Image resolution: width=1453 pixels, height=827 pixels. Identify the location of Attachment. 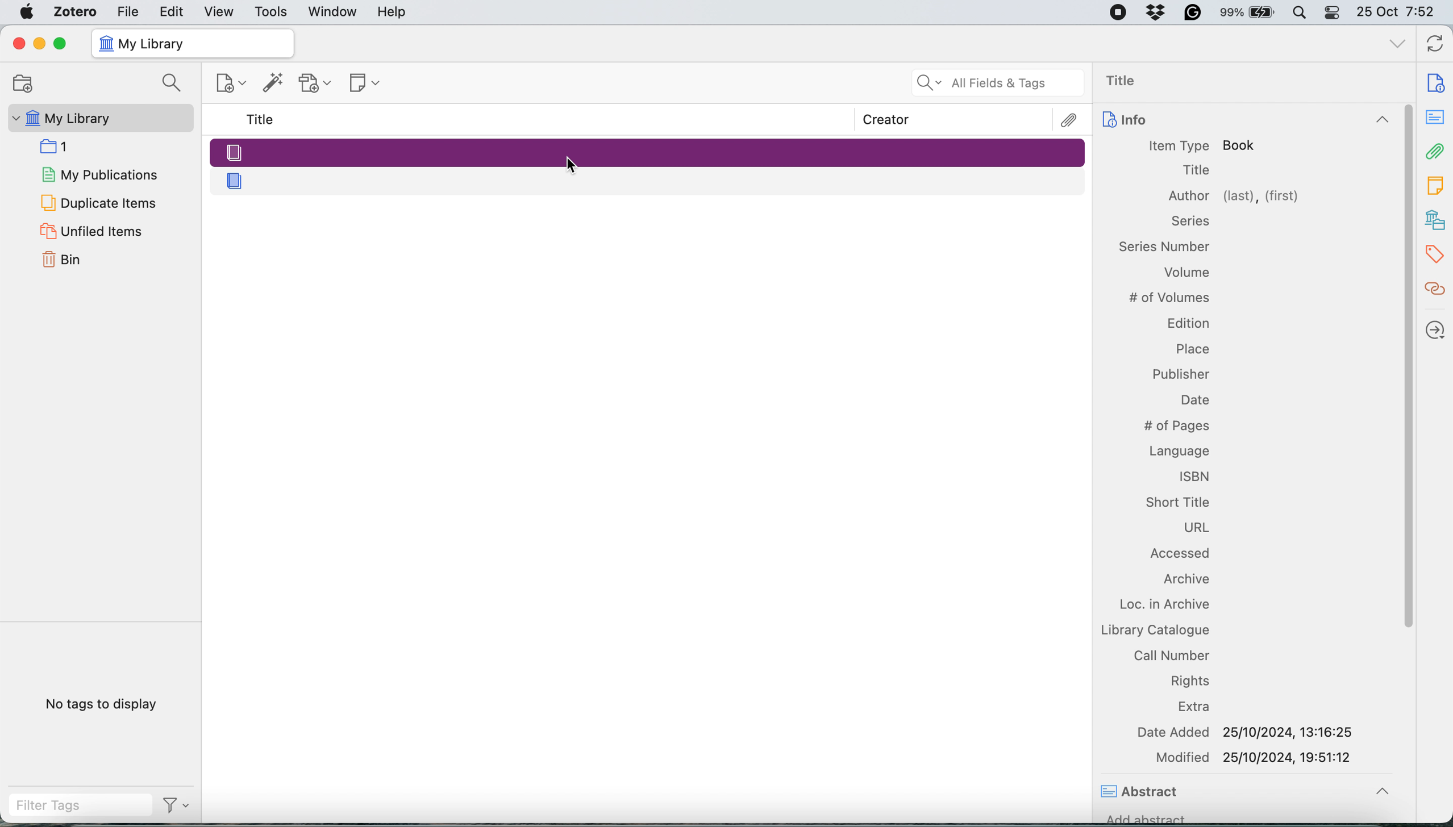
(1436, 151).